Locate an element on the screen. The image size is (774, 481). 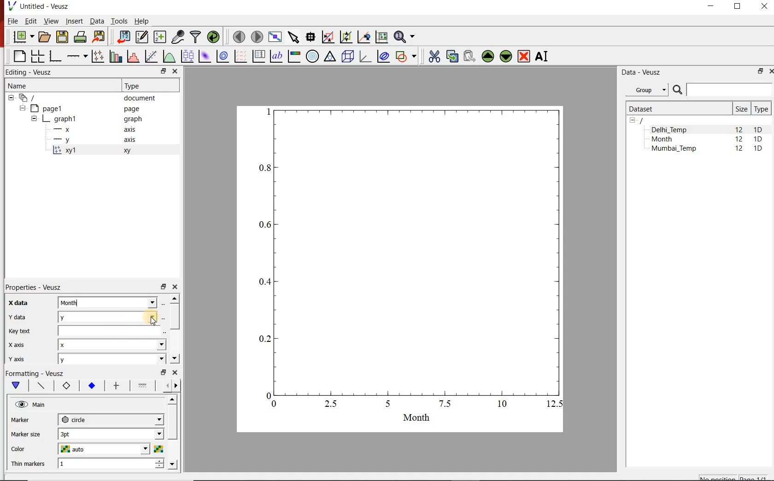
Group is located at coordinates (647, 89).